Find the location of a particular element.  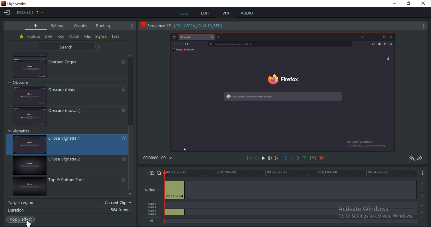

Audio 3 is located at coordinates (153, 211).